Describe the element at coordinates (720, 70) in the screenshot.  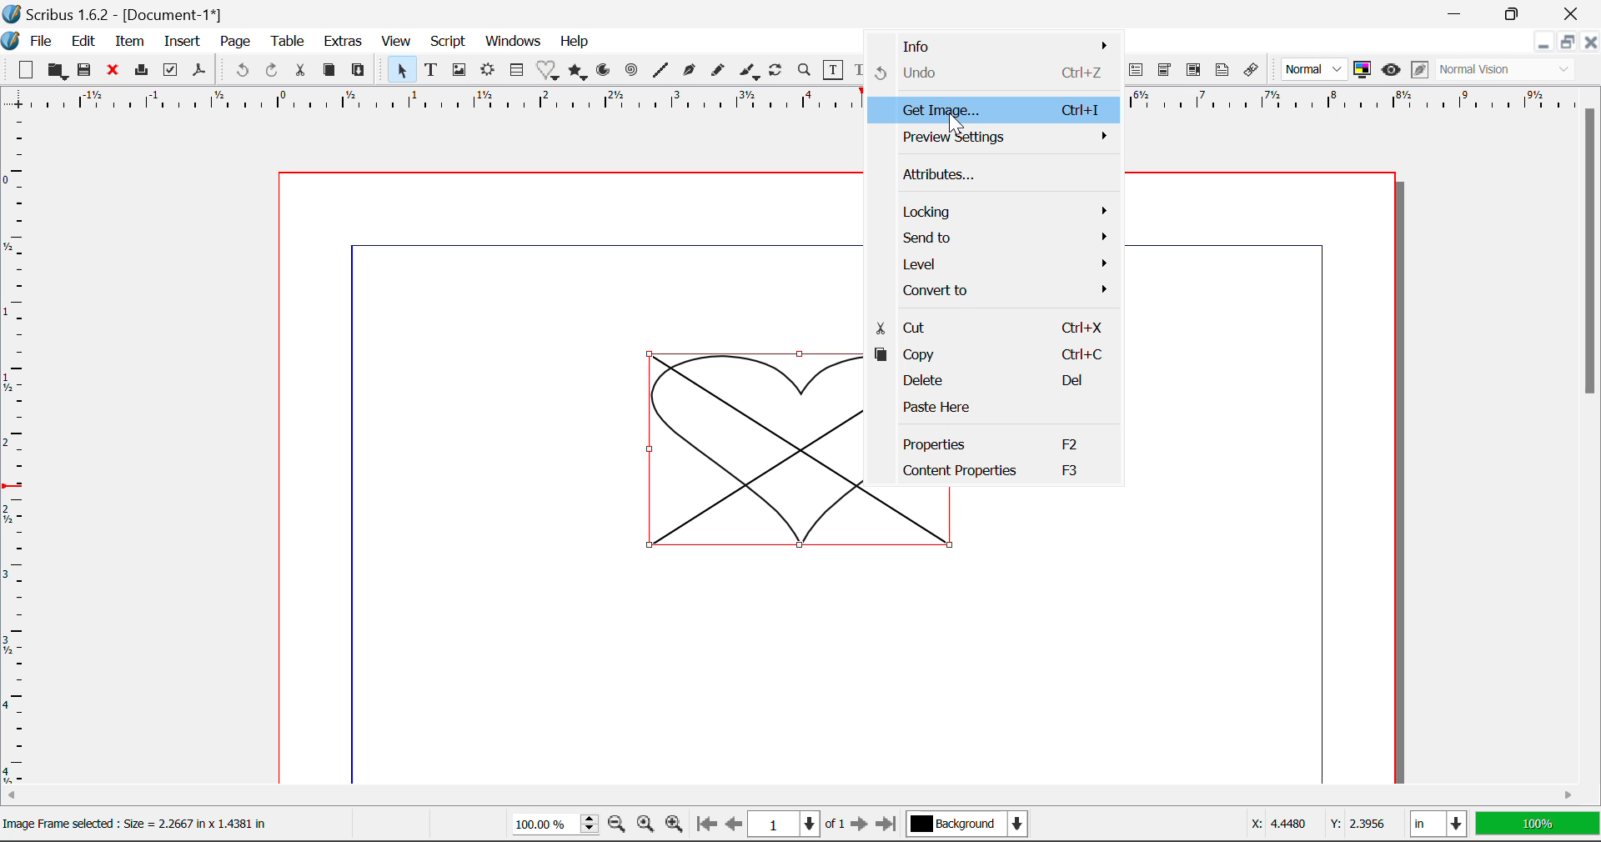
I see `Freehand Curve` at that location.